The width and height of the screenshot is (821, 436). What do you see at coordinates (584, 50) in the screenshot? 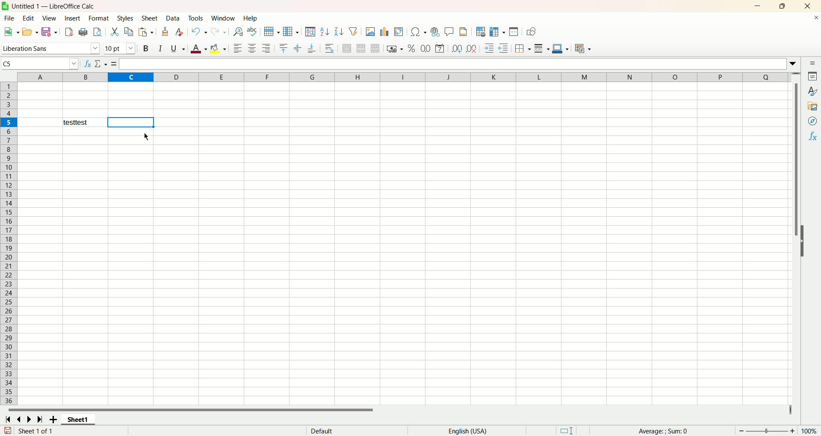
I see `conditional` at bounding box center [584, 50].